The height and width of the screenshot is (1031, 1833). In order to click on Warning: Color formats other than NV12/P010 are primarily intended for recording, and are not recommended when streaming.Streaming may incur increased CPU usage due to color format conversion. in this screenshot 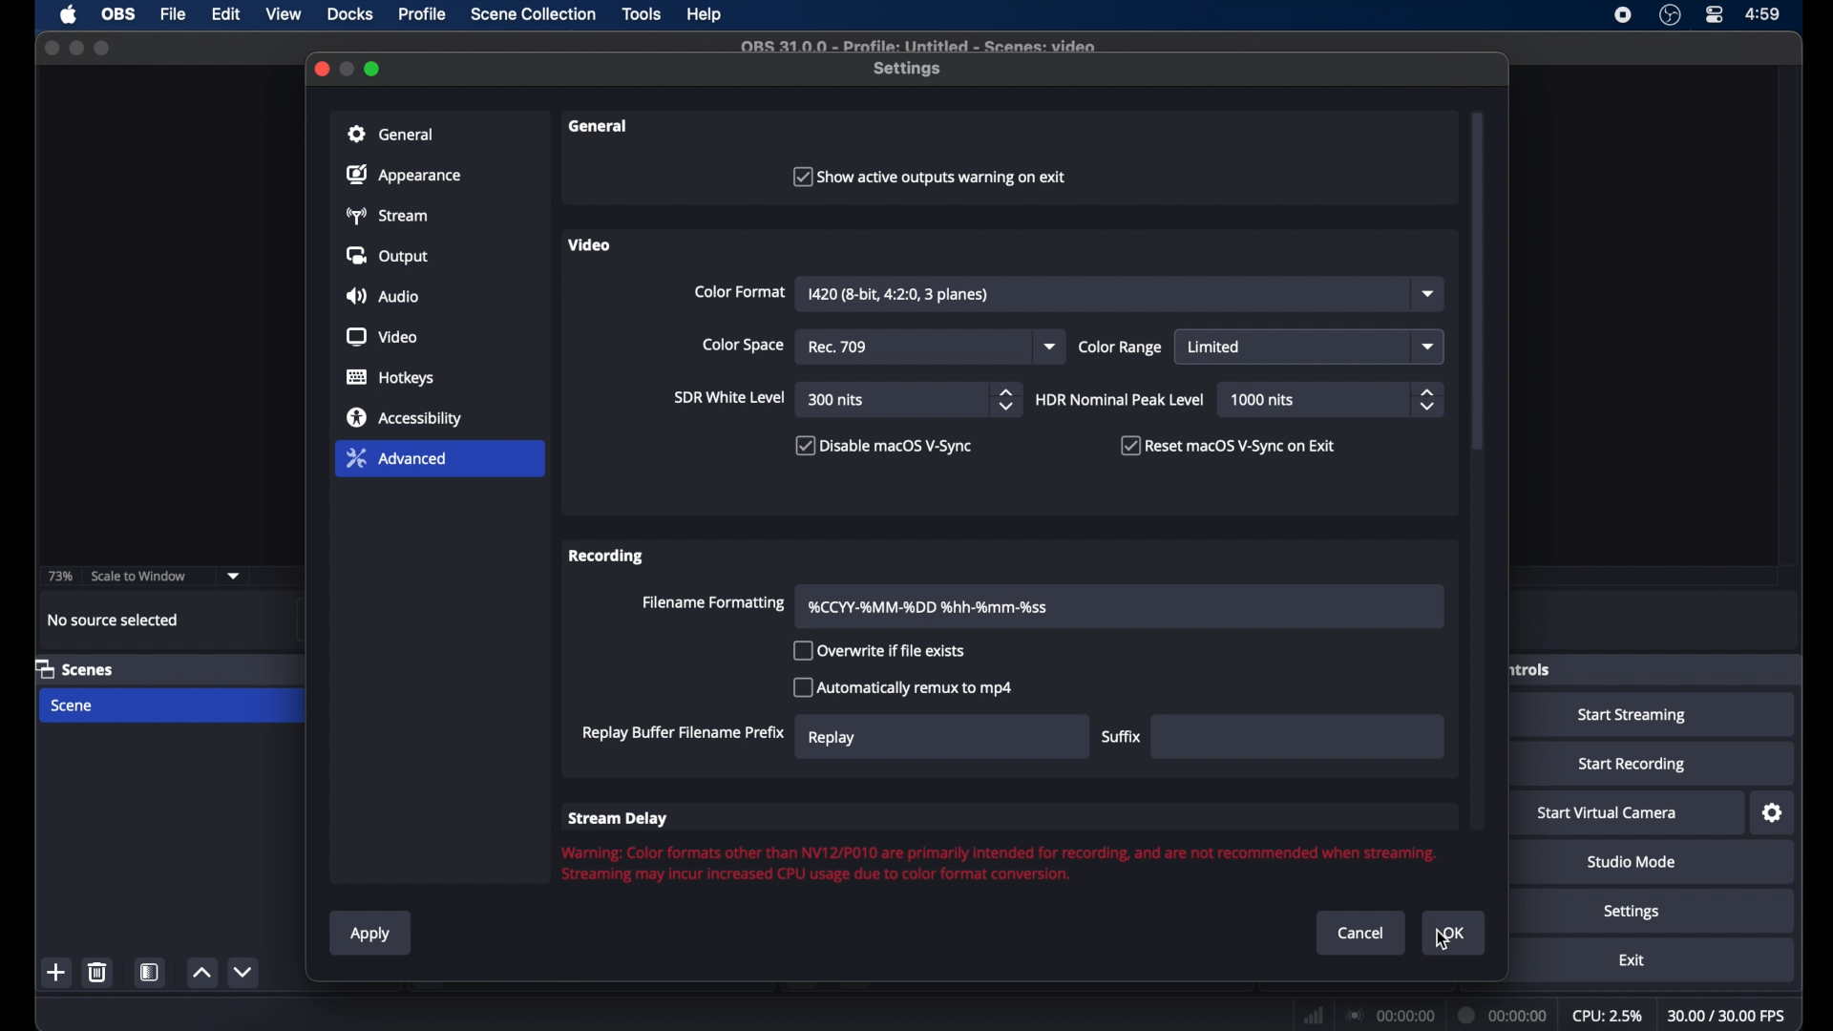, I will do `click(988, 862)`.